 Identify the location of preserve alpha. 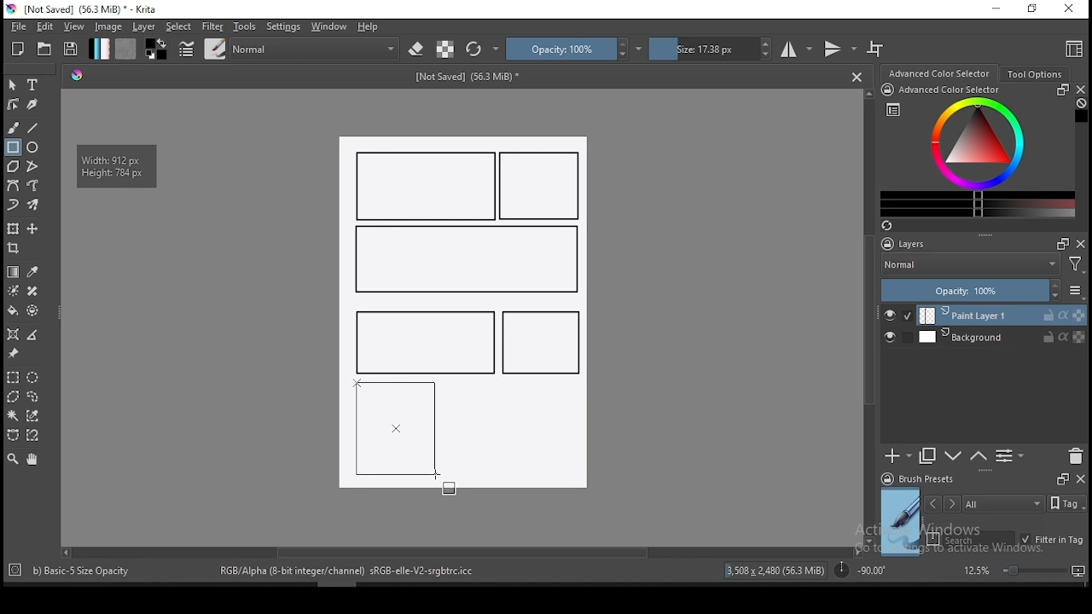
(445, 50).